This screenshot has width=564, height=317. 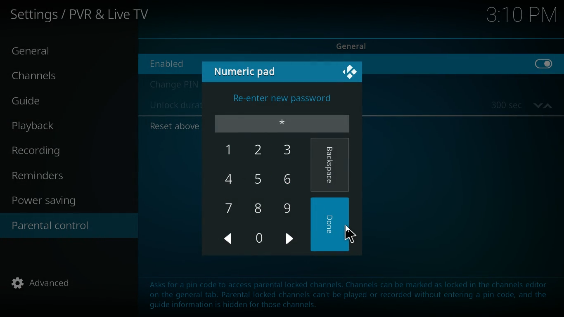 I want to click on 1, so click(x=228, y=149).